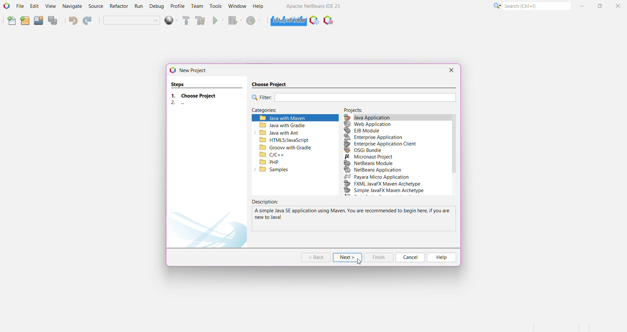  Describe the element at coordinates (387, 184) in the screenshot. I see `FXML JavaFX Maven Archetype` at that location.